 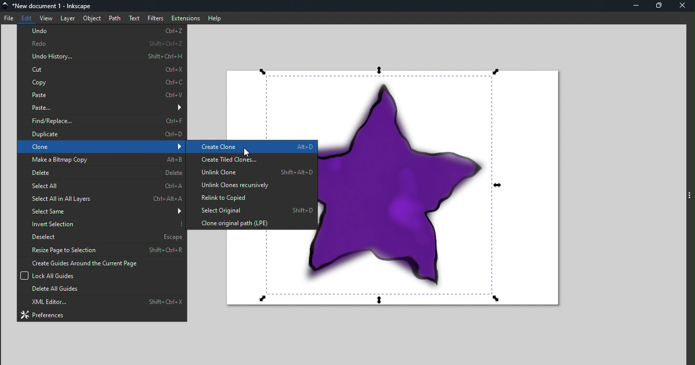 I want to click on cursor, so click(x=246, y=151).